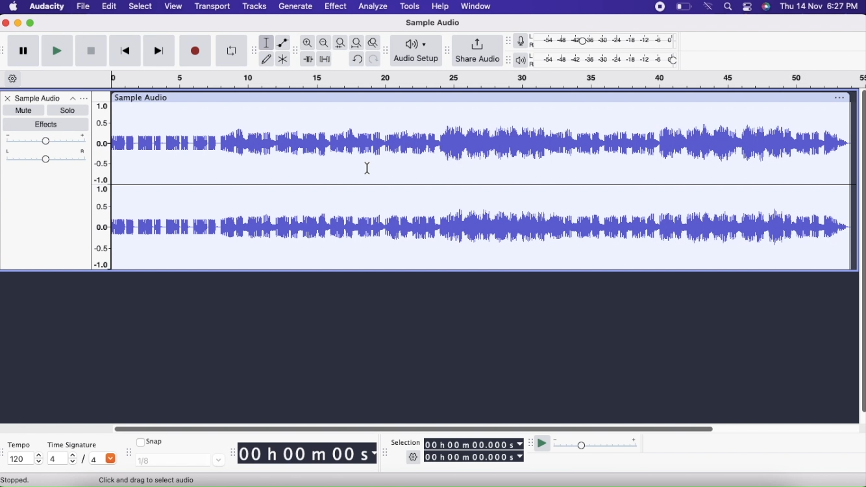  What do you see at coordinates (541, 443) in the screenshot?
I see `Play at speed` at bounding box center [541, 443].